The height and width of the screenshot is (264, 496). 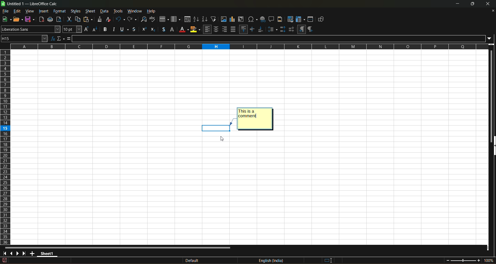 I want to click on find and replace, so click(x=144, y=19).